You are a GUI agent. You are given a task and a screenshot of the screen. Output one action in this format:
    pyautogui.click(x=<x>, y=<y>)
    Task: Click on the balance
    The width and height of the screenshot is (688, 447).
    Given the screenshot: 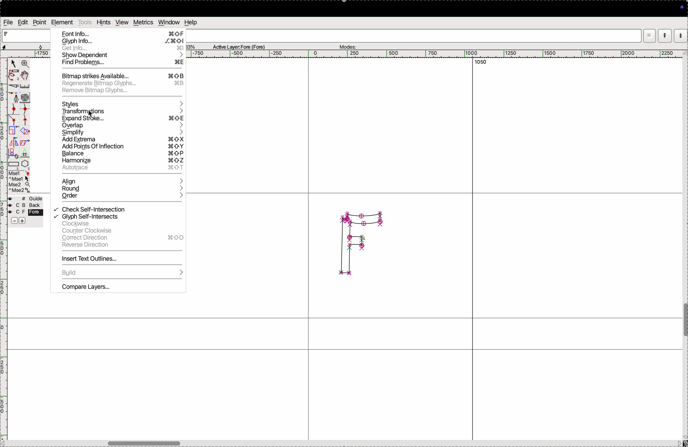 What is the action you would take?
    pyautogui.click(x=121, y=154)
    